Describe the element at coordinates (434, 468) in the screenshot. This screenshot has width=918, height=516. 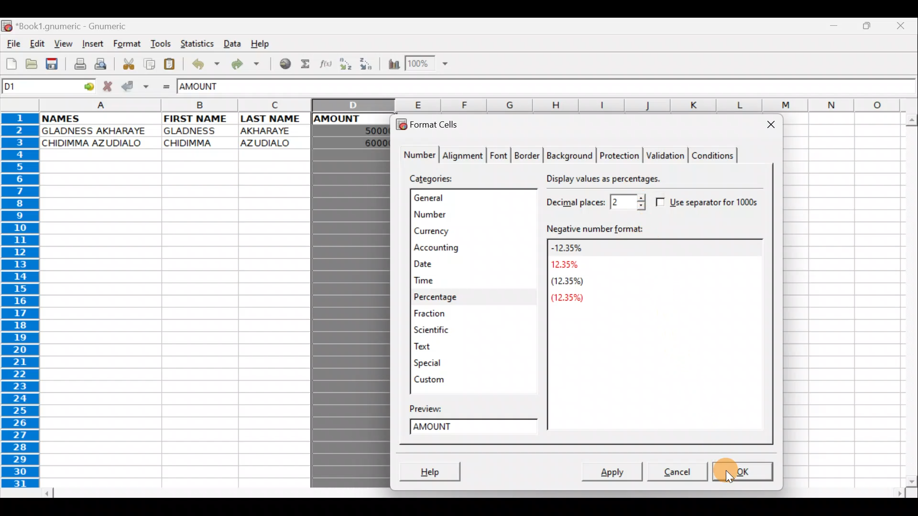
I see `Help` at that location.